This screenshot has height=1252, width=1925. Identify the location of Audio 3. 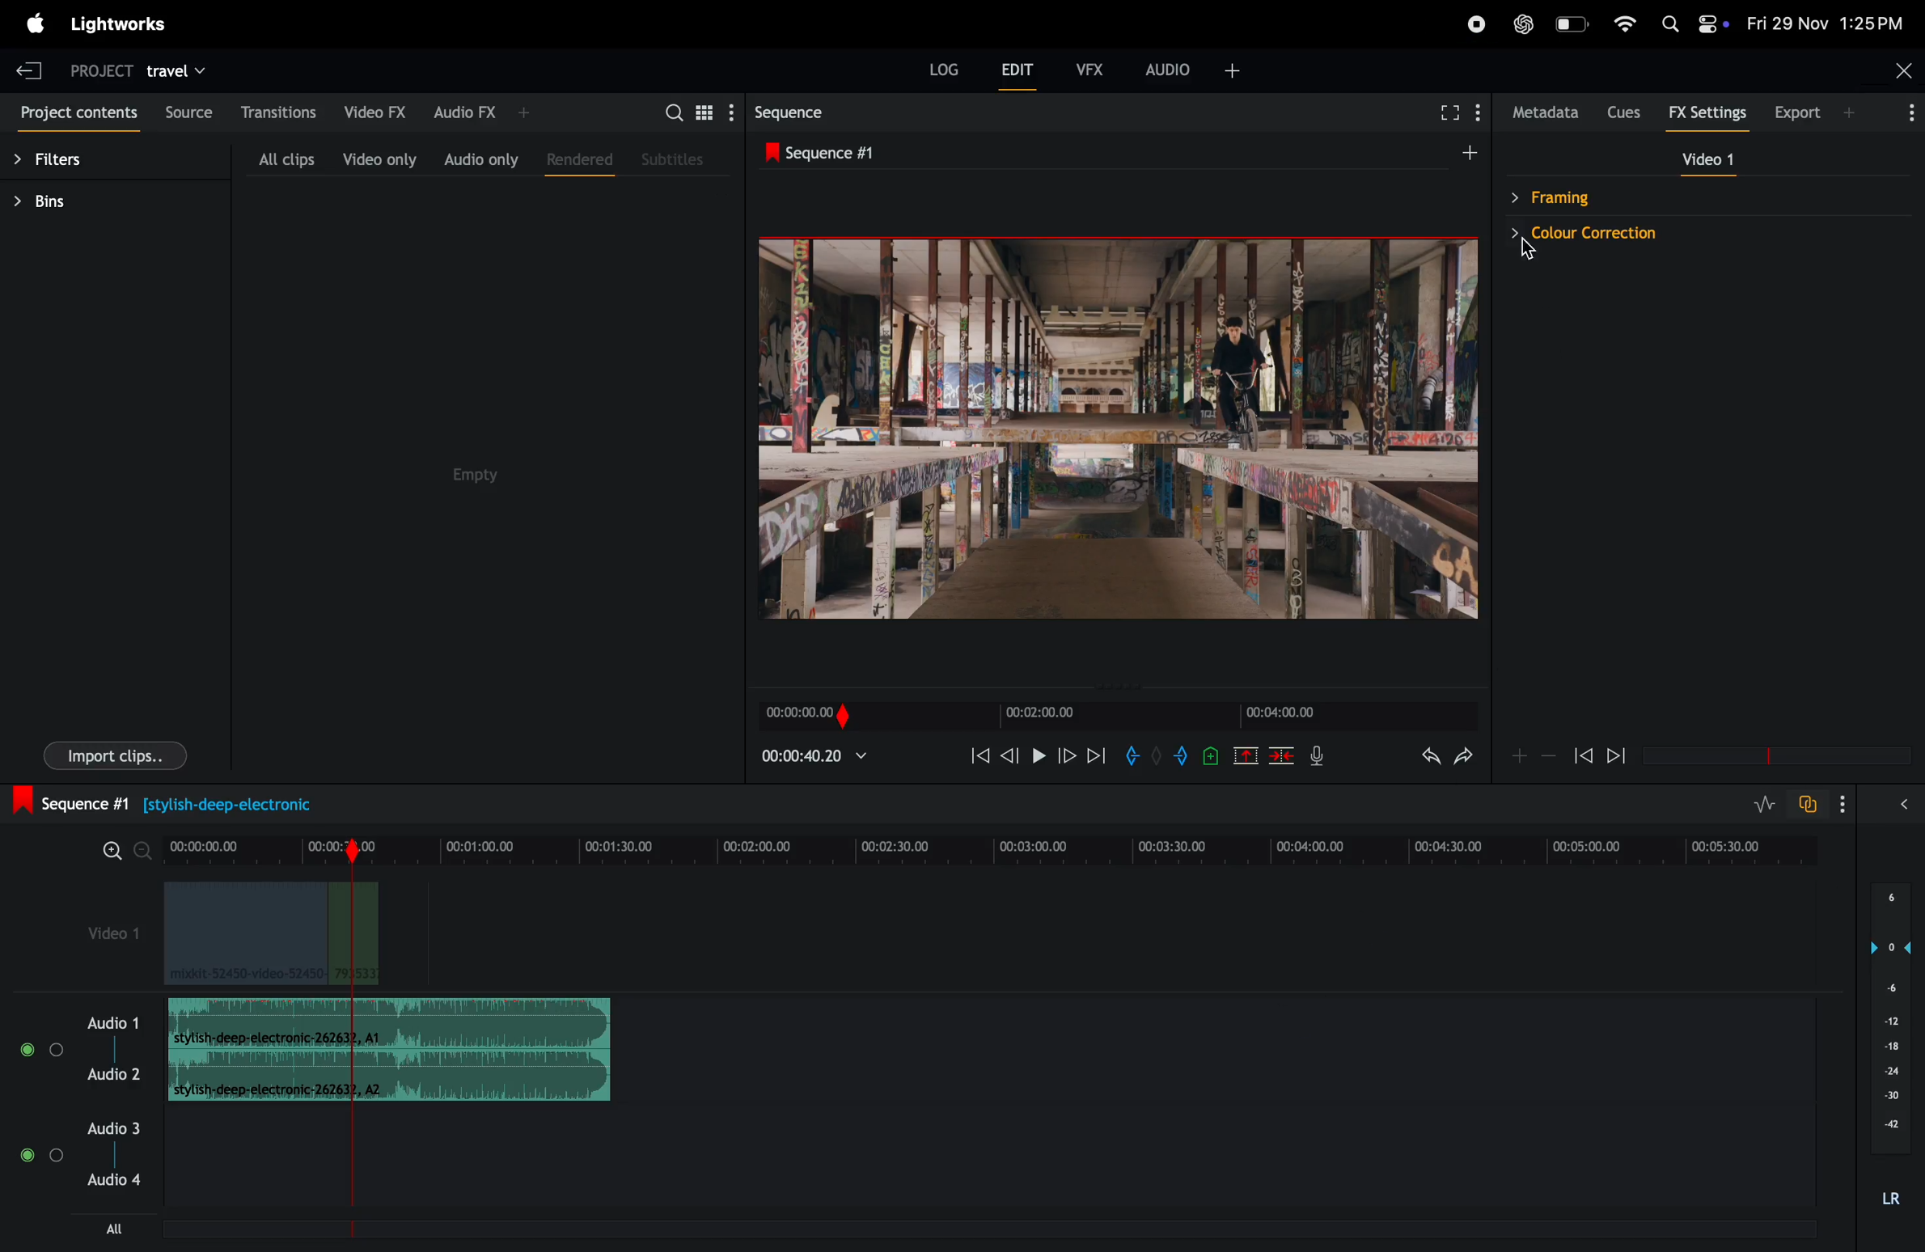
(116, 1127).